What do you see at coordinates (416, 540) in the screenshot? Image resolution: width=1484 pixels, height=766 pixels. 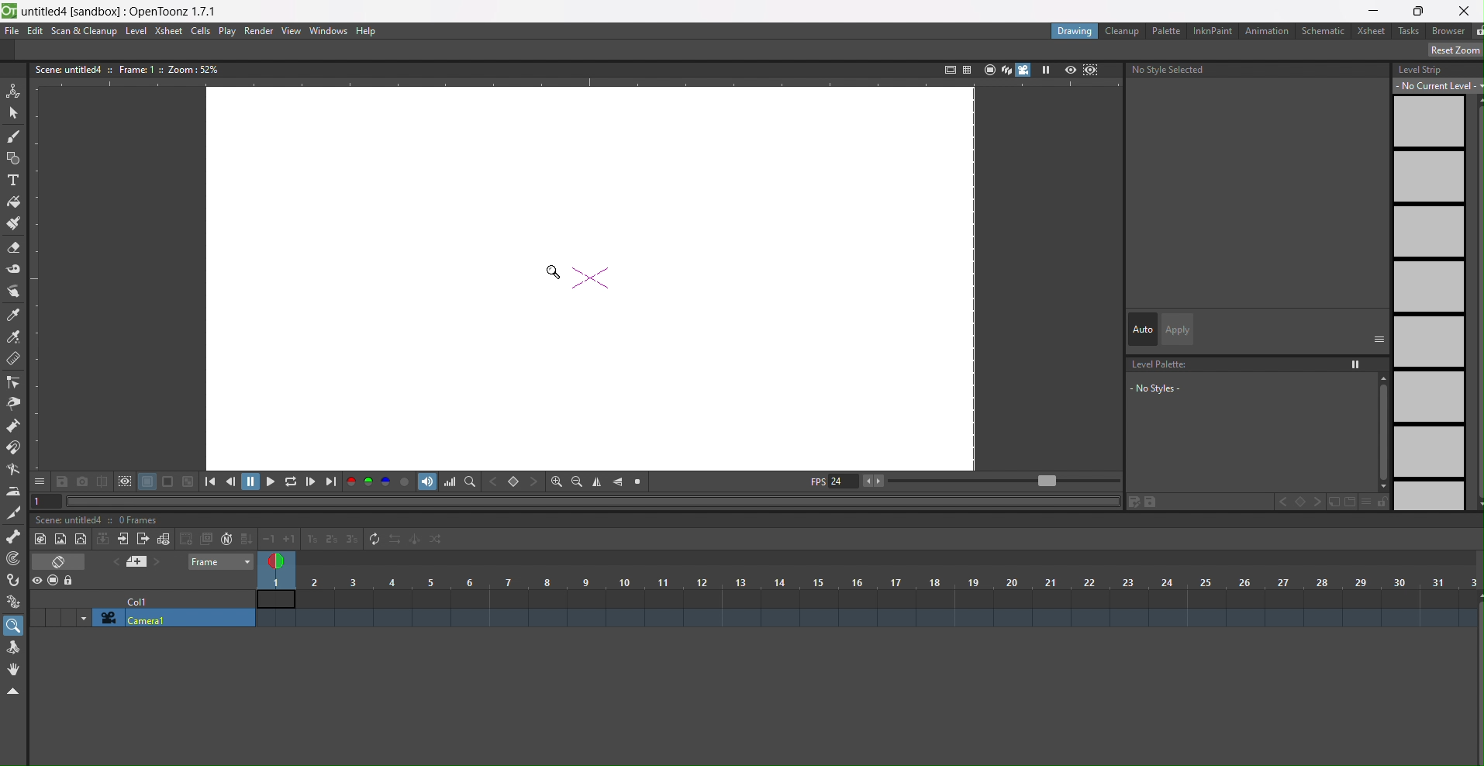 I see `` at bounding box center [416, 540].